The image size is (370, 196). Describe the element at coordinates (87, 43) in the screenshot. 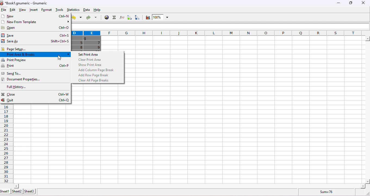

I see `dragged` at that location.